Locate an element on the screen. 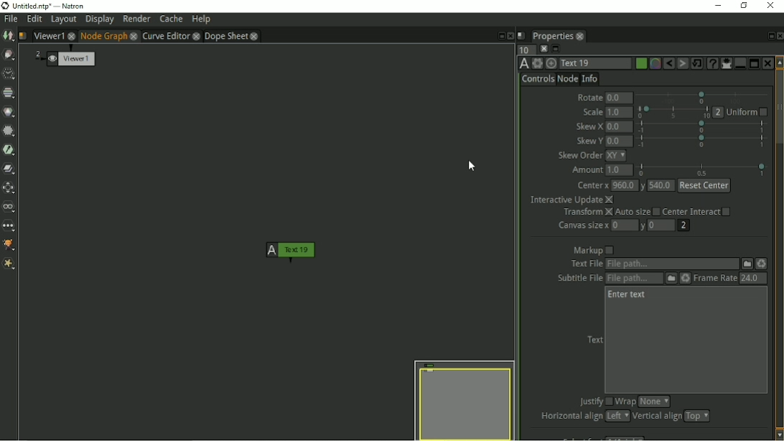 The width and height of the screenshot is (784, 441). Dope sheet is located at coordinates (226, 37).